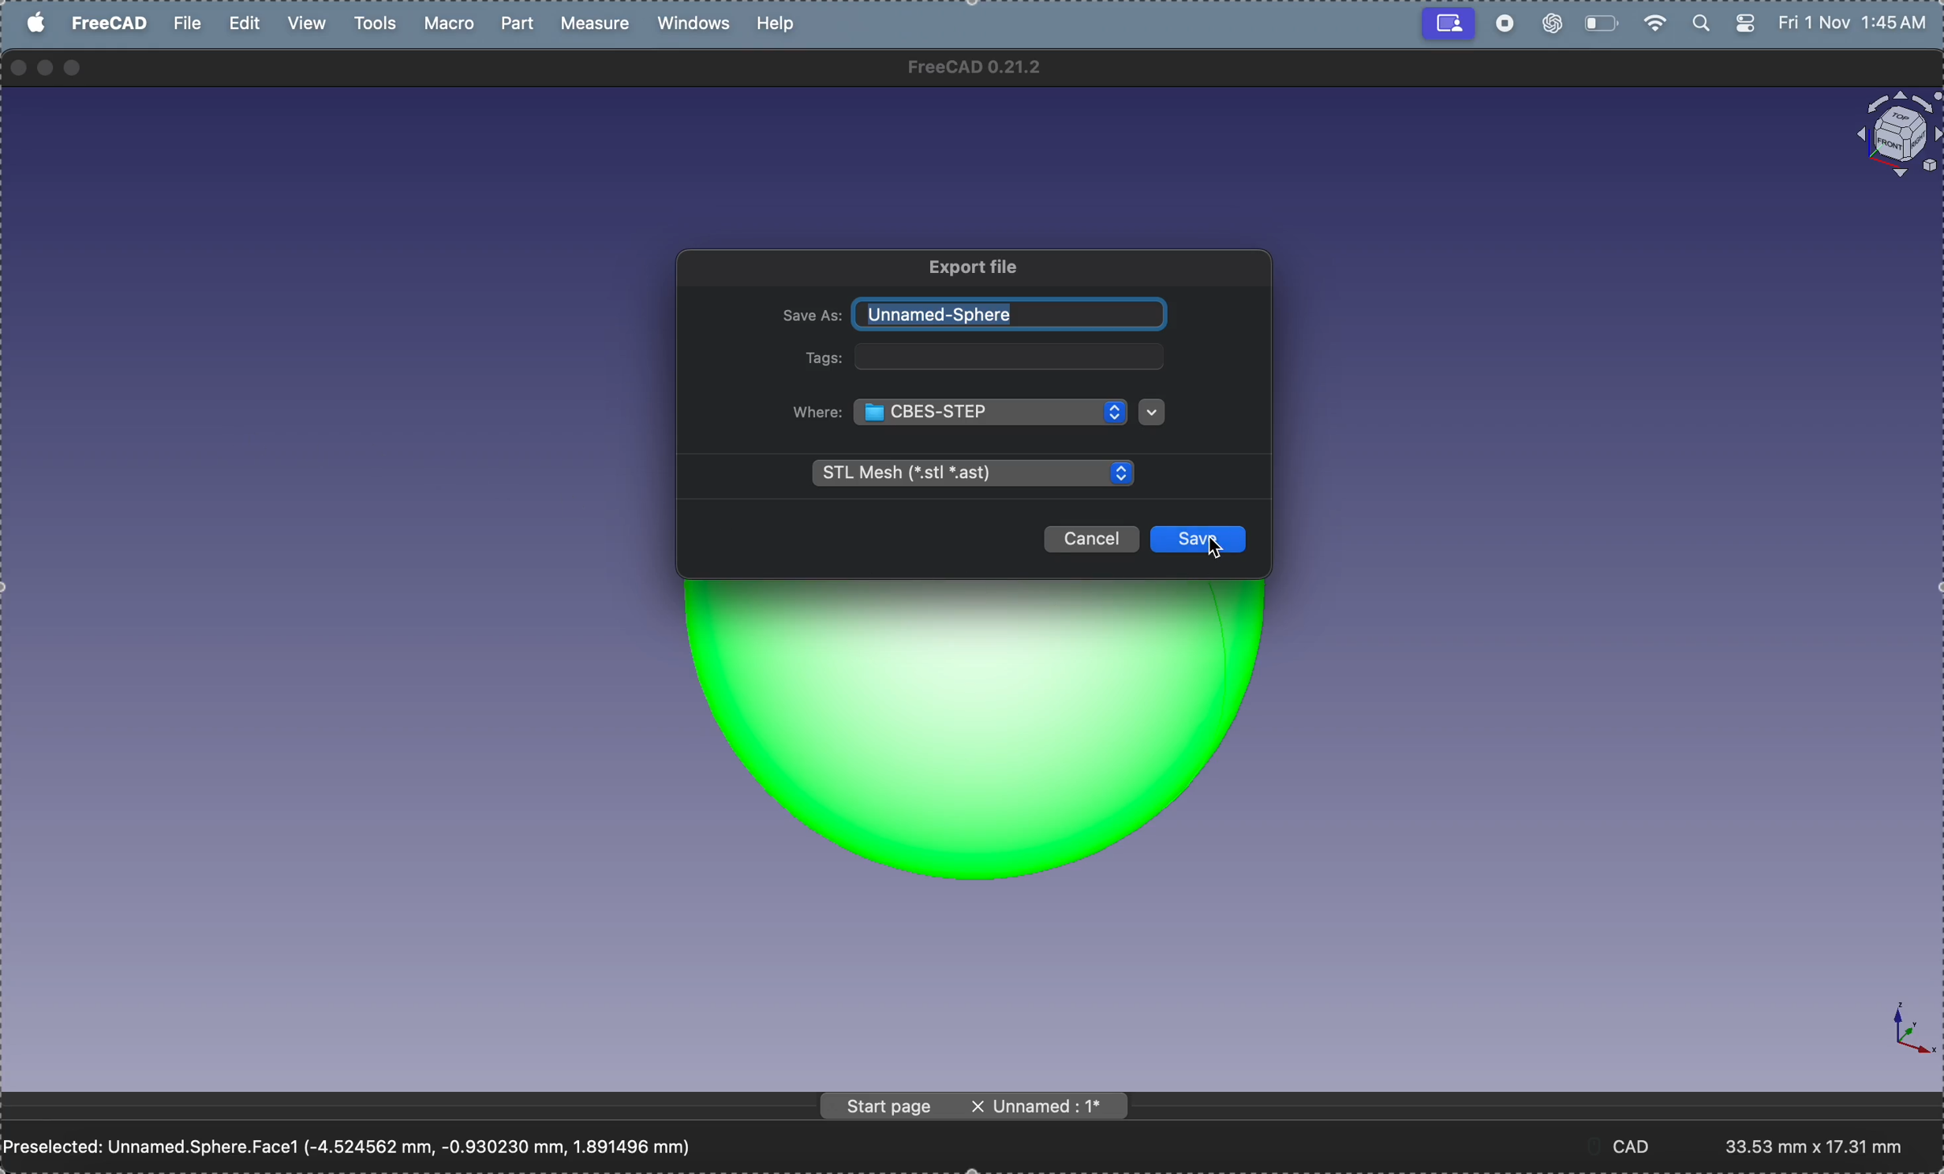 The width and height of the screenshot is (1944, 1174). Describe the element at coordinates (993, 70) in the screenshot. I see `free cad 0.21.2` at that location.